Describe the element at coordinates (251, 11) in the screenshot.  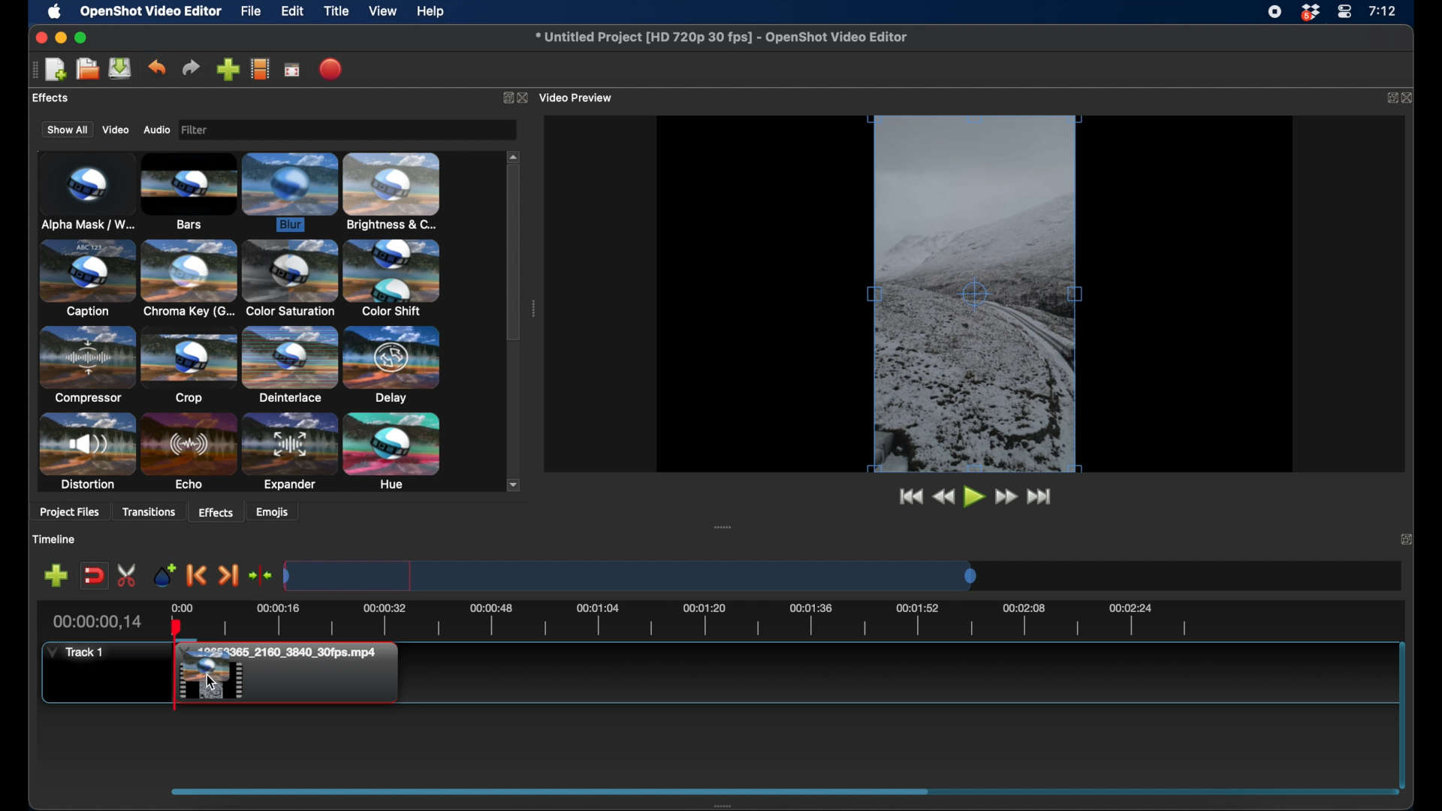
I see `file` at that location.